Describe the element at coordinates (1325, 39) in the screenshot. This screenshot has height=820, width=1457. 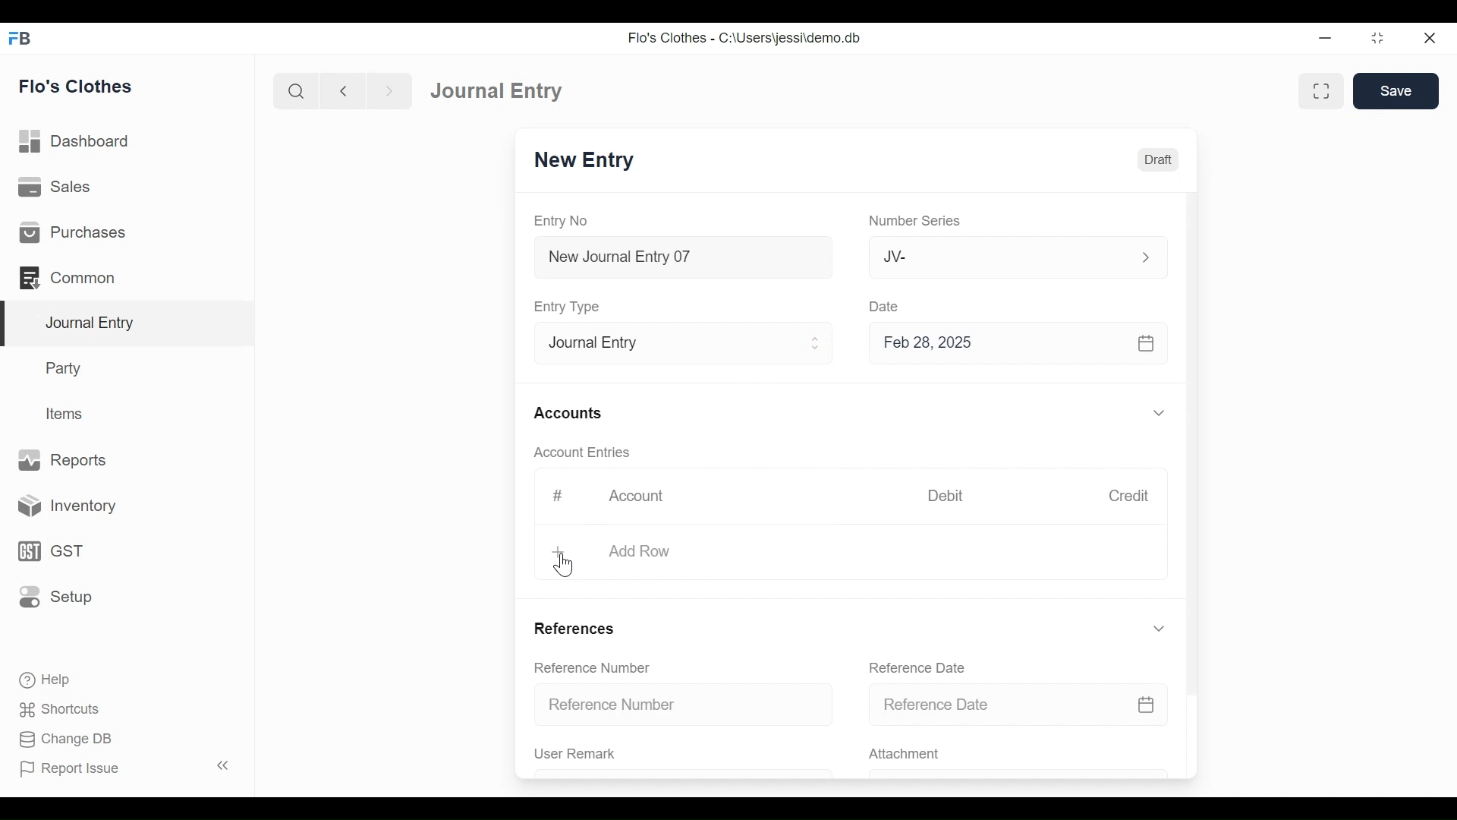
I see `minimize` at that location.